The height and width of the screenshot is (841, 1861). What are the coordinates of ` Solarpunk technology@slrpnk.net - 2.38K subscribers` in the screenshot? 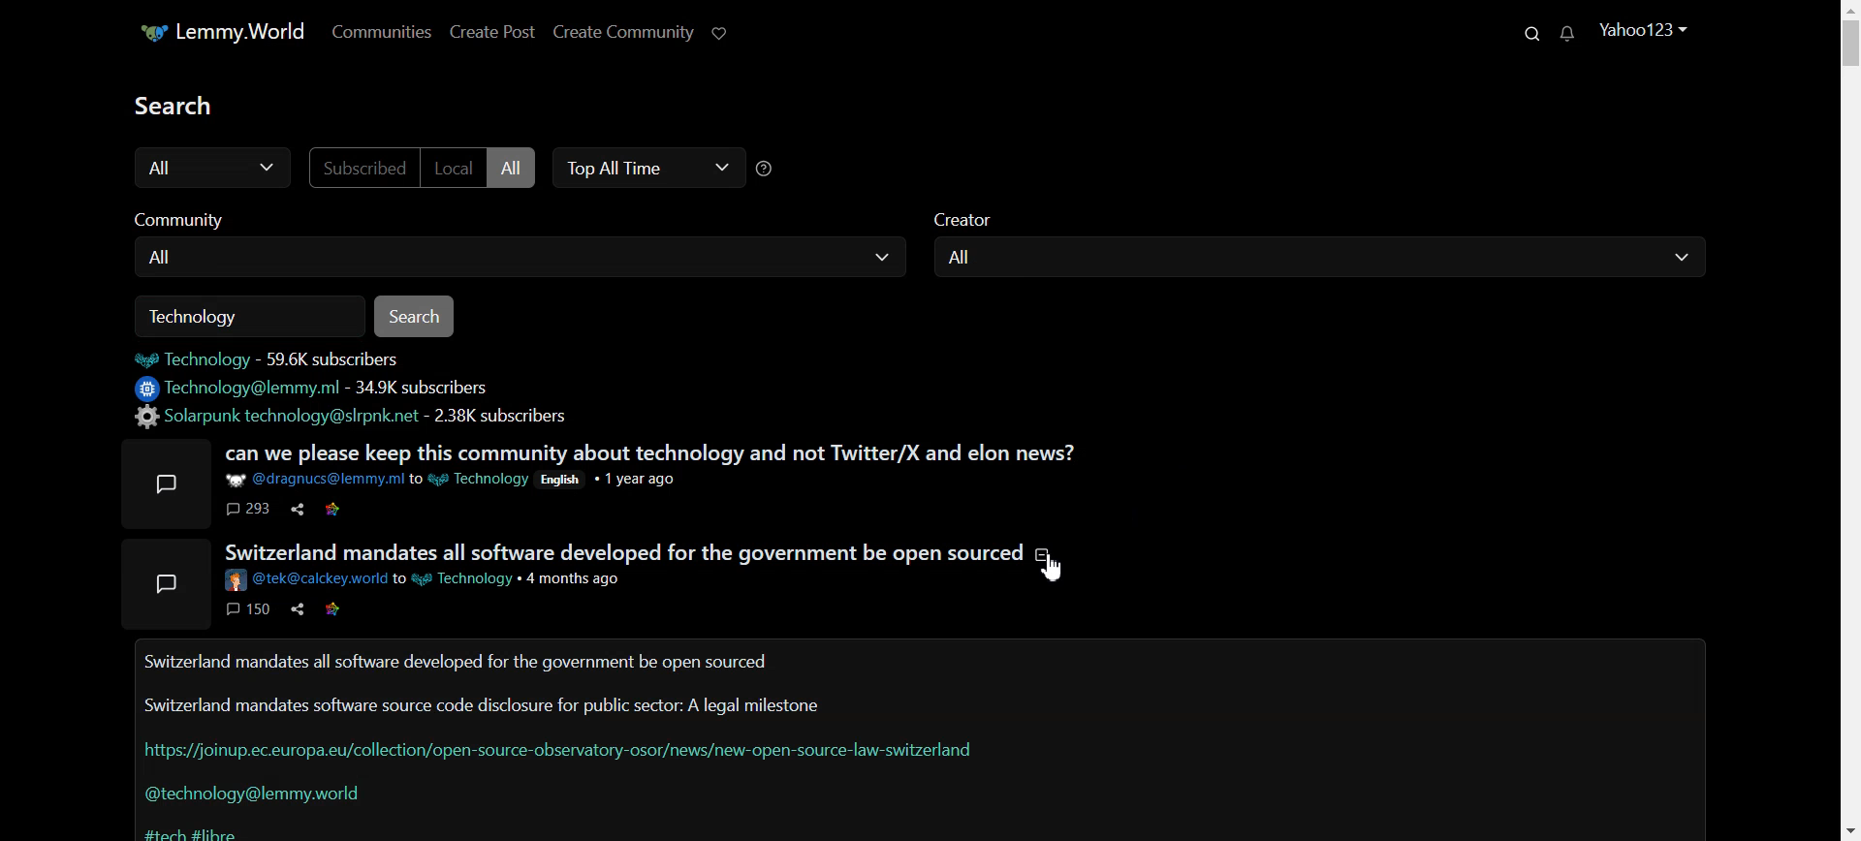 It's located at (357, 417).